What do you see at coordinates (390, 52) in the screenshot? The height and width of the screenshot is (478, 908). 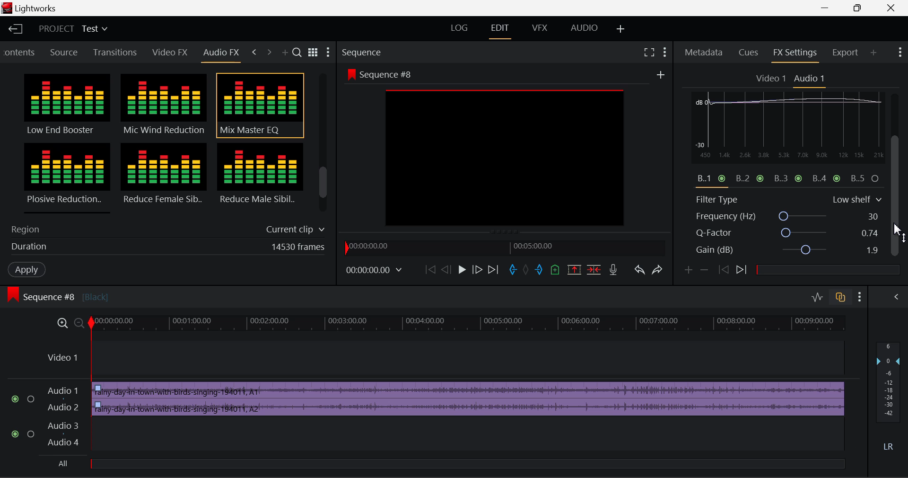 I see `Sequence Section` at bounding box center [390, 52].